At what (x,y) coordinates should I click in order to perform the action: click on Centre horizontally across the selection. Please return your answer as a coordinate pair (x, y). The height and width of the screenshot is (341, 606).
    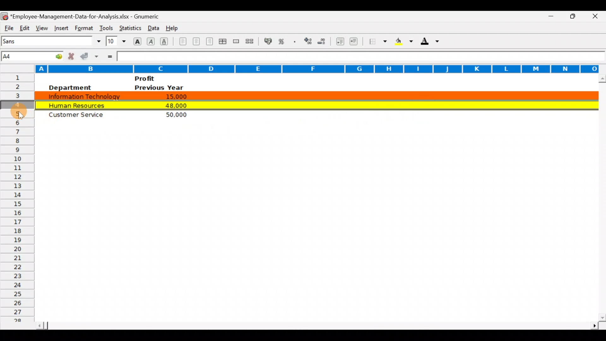
    Looking at the image, I should click on (224, 42).